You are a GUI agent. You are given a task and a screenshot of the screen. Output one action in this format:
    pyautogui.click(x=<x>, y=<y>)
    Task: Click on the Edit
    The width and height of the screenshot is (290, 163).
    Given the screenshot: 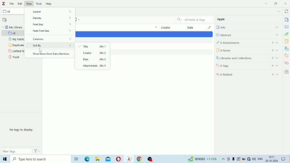 What is the action you would take?
    pyautogui.click(x=20, y=3)
    